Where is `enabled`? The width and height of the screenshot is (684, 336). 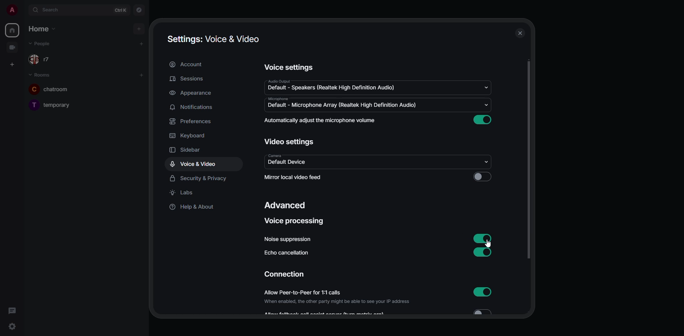 enabled is located at coordinates (483, 292).